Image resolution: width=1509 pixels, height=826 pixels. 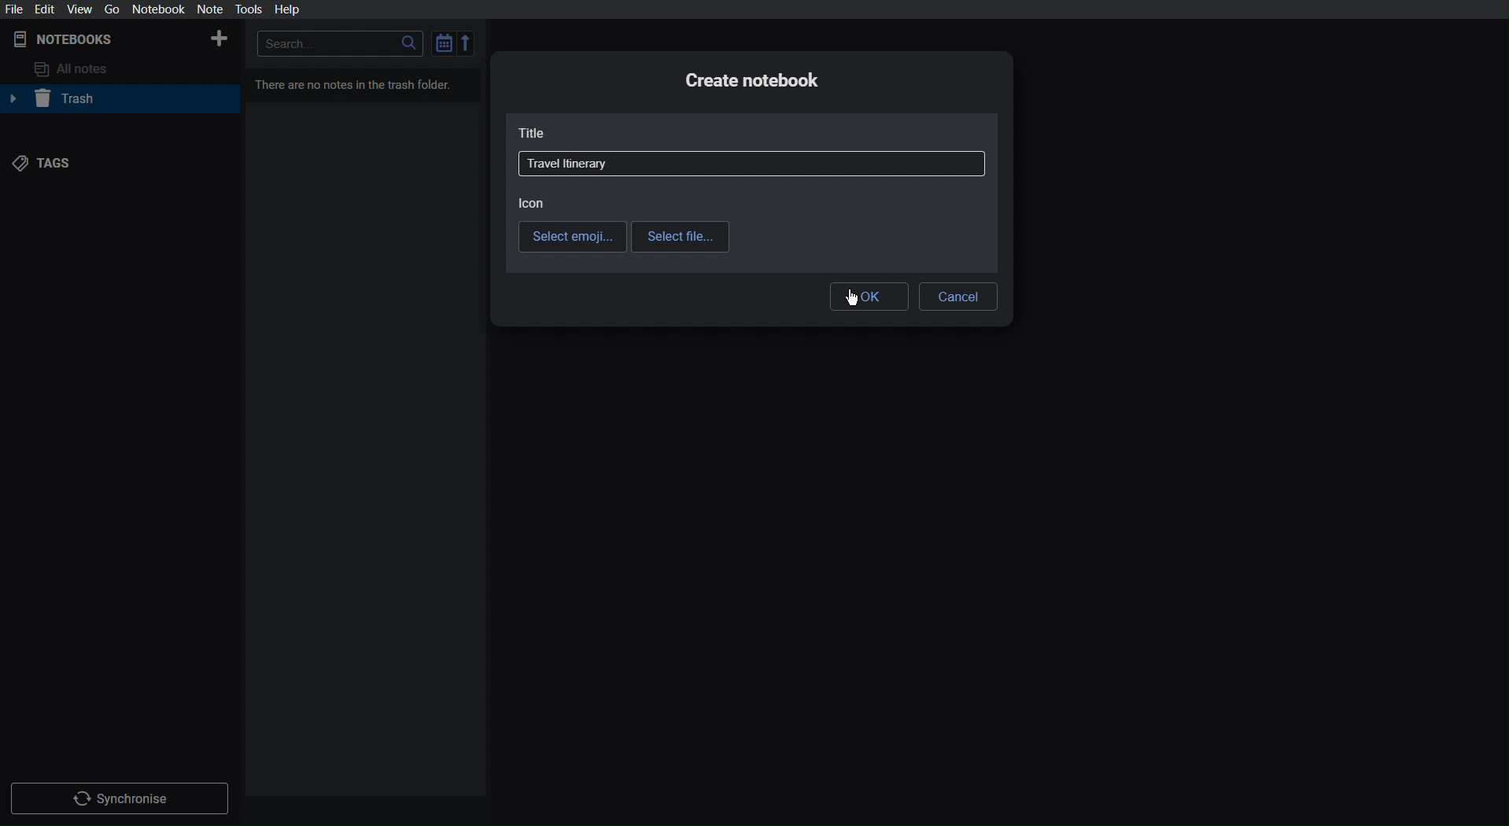 I want to click on Title, so click(x=531, y=134).